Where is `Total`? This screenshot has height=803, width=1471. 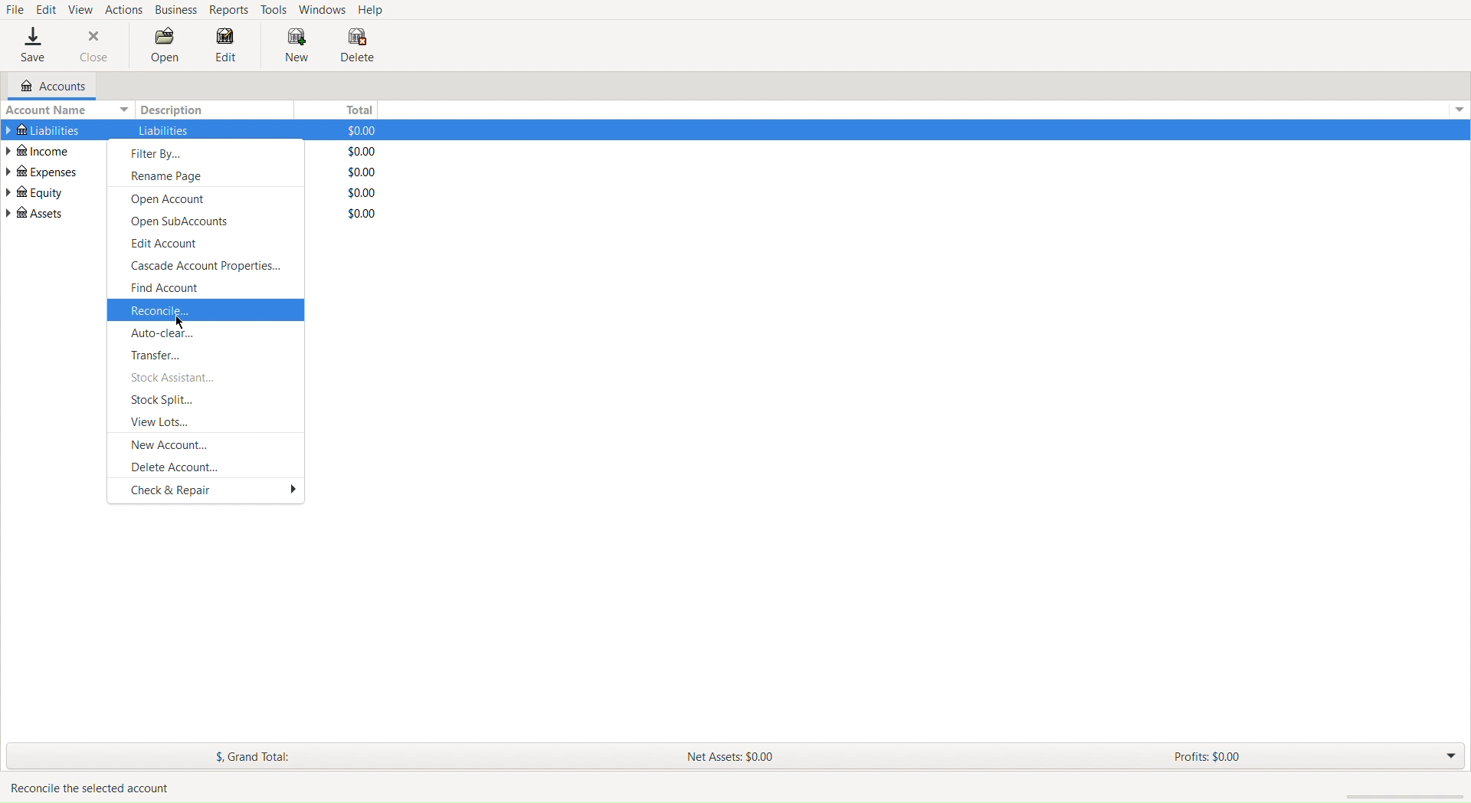
Total is located at coordinates (365, 129).